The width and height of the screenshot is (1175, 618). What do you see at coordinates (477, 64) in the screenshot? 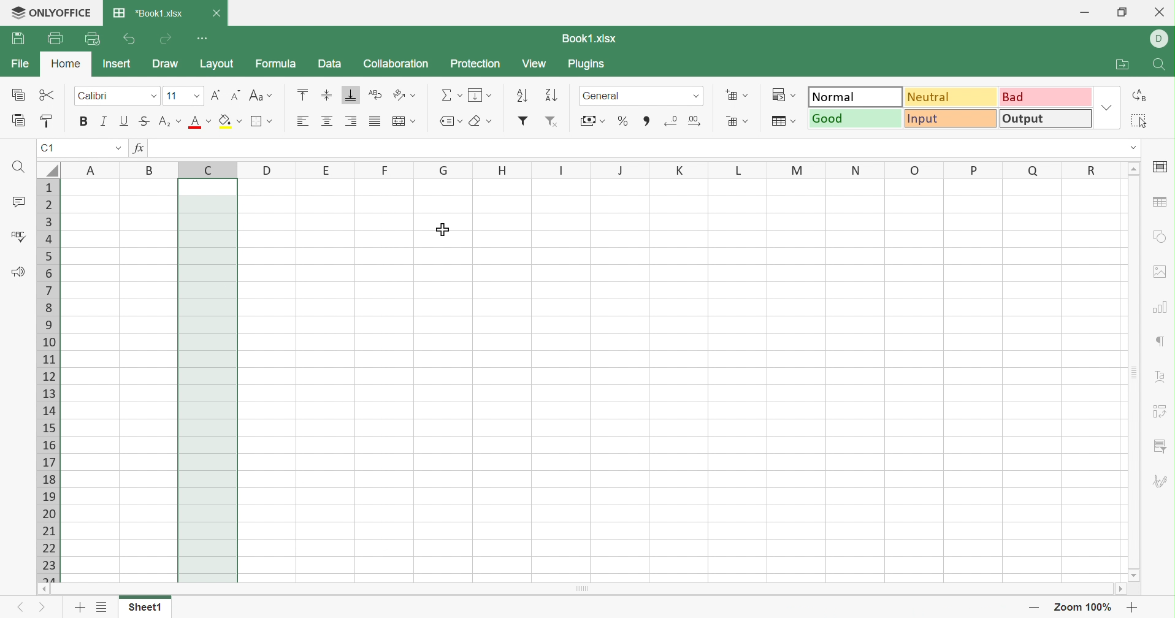
I see `Protection` at bounding box center [477, 64].